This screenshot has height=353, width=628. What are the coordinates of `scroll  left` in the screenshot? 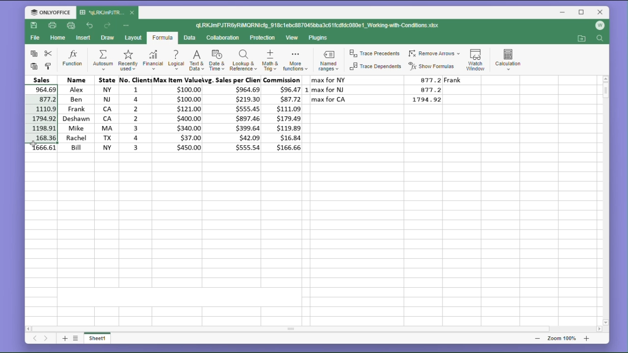 It's located at (29, 328).